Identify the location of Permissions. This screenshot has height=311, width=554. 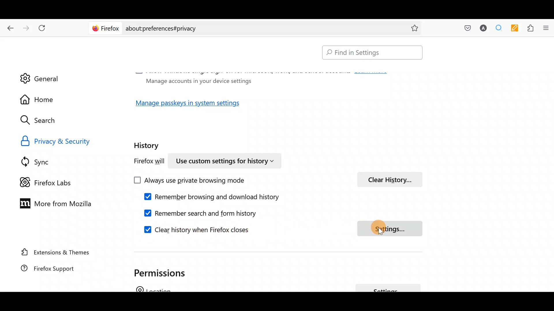
(163, 272).